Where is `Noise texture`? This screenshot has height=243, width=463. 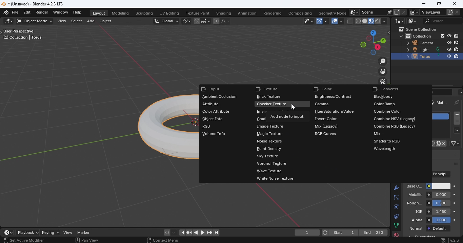
Noise texture is located at coordinates (269, 141).